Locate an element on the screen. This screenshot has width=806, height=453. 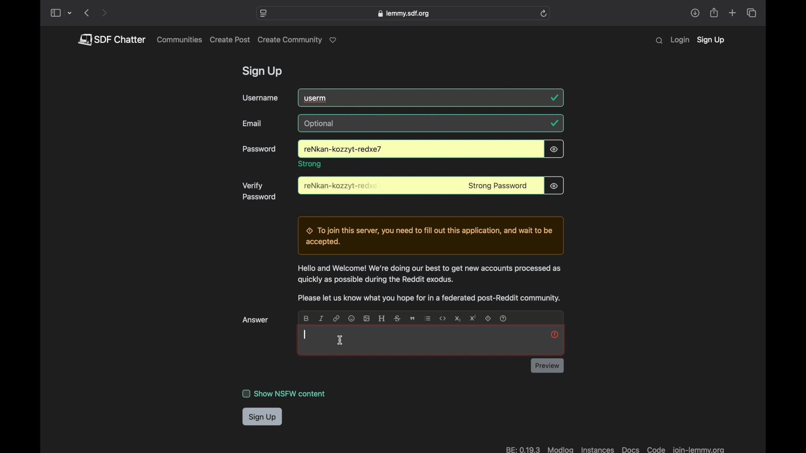
join-lemma.org is located at coordinates (698, 448).